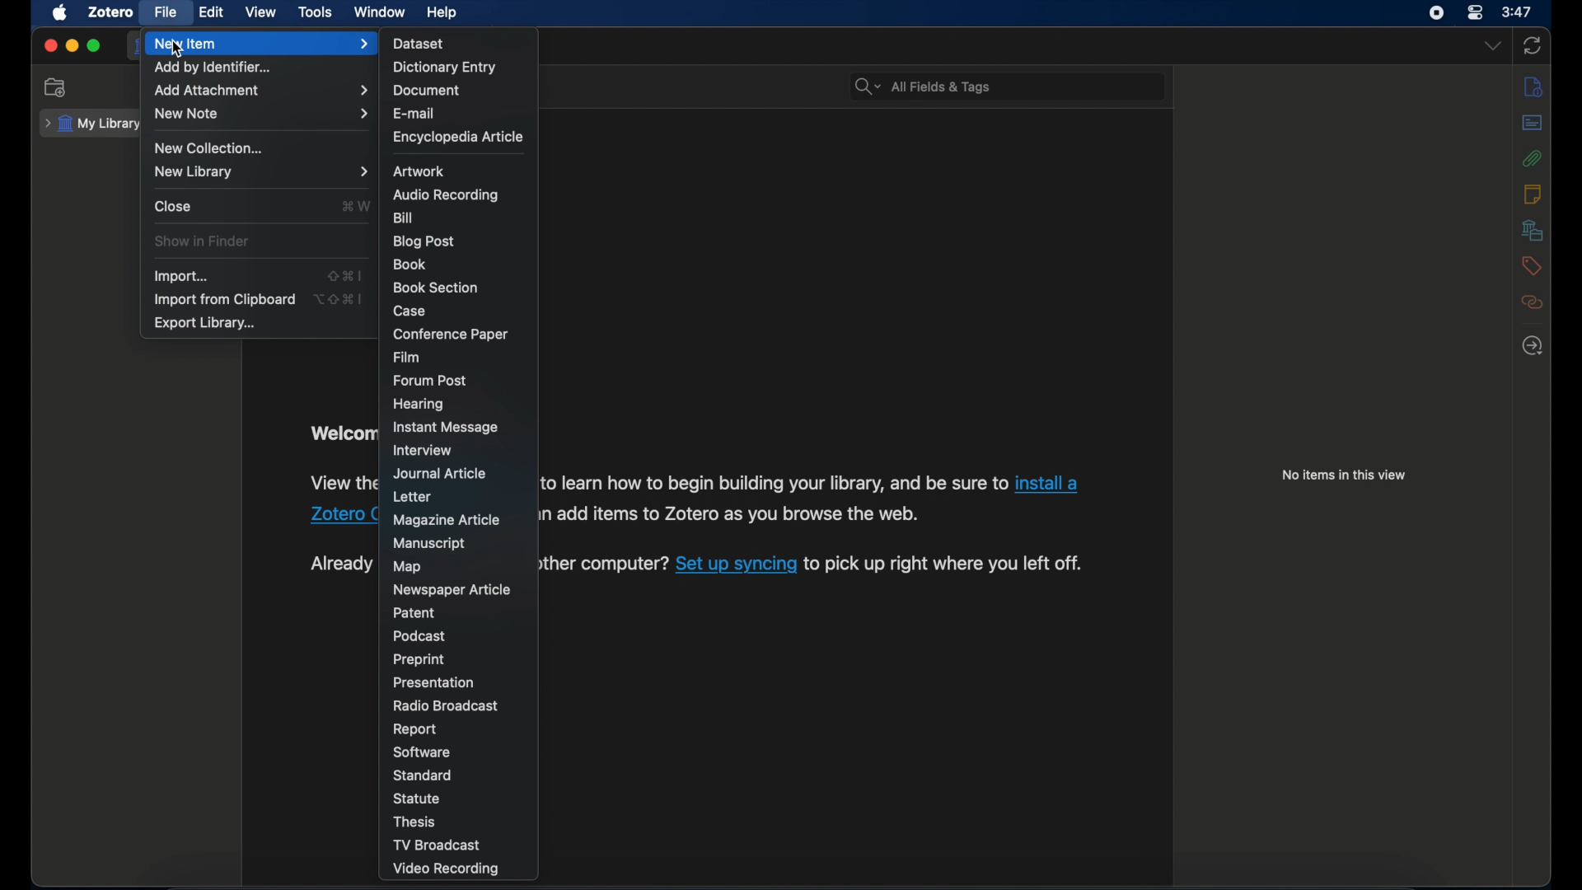 Image resolution: width=1582 pixels, height=890 pixels. What do you see at coordinates (1051, 485) in the screenshot?
I see `hyperlink` at bounding box center [1051, 485].